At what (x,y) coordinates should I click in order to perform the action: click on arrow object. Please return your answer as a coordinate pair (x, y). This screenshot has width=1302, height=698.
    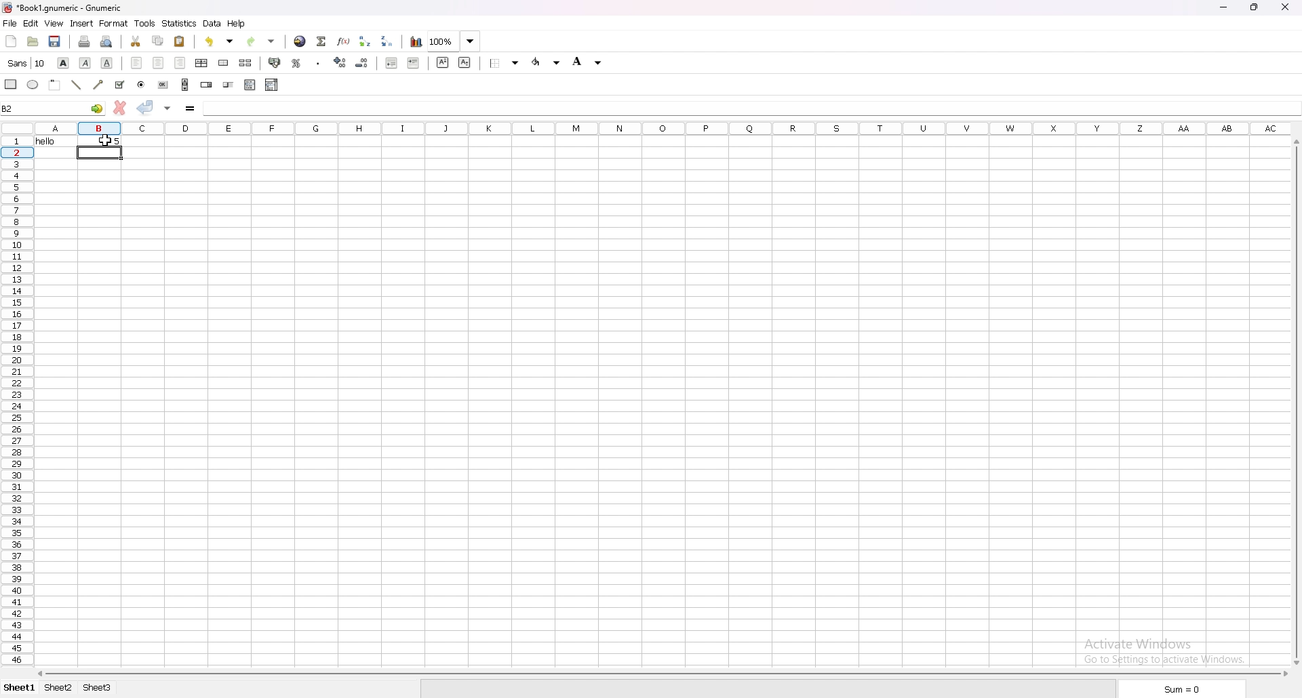
    Looking at the image, I should click on (98, 84).